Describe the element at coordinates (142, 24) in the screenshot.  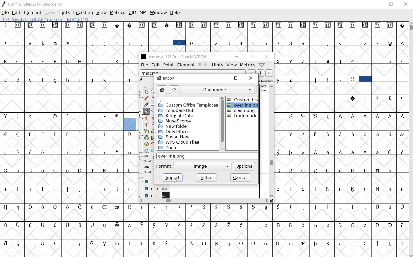
I see `Symbol` at that location.